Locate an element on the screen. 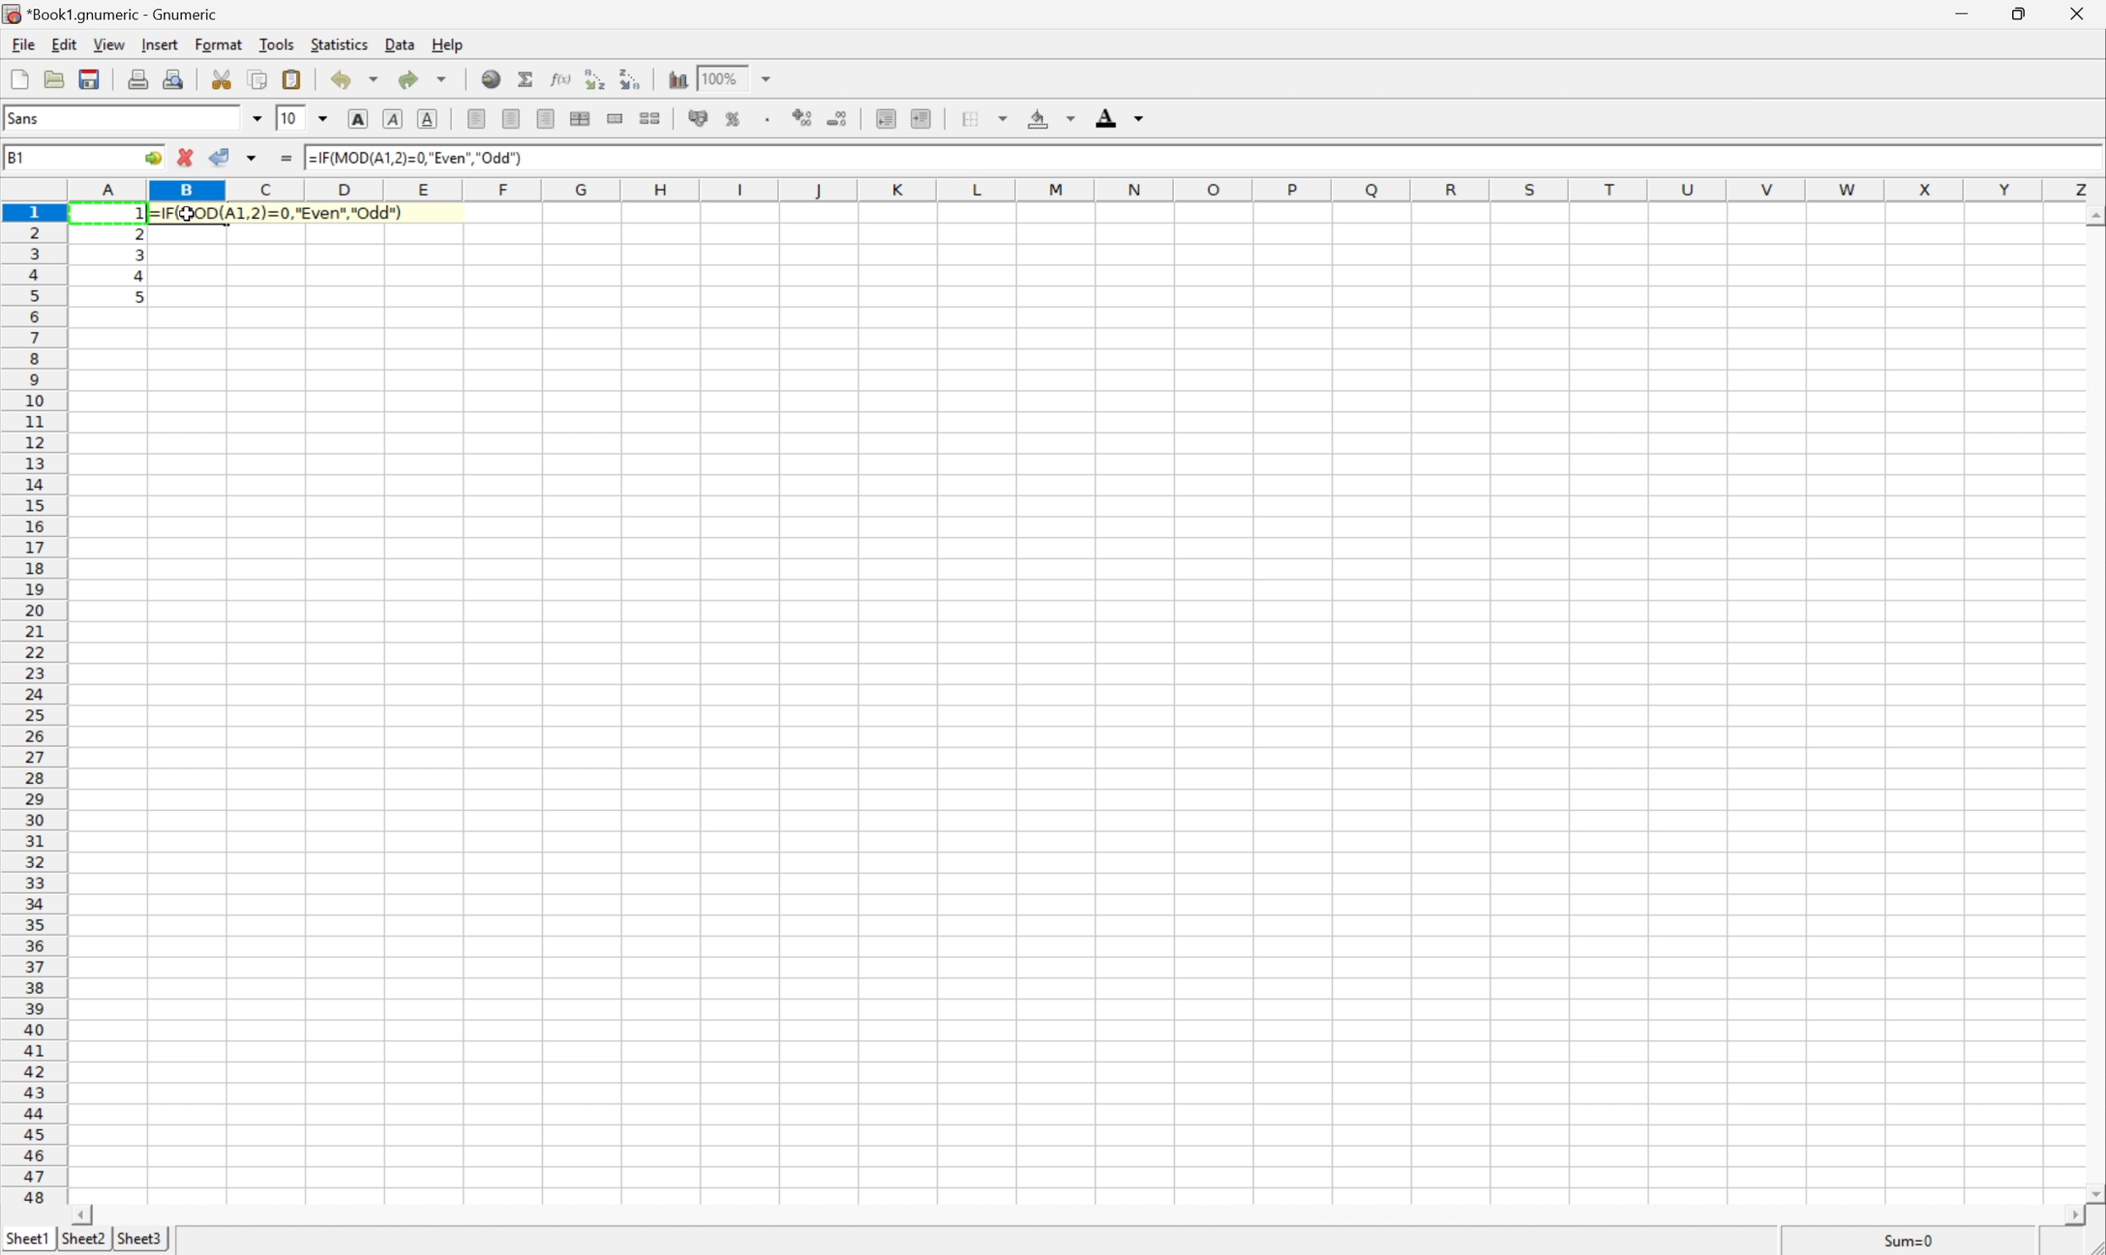 This screenshot has height=1255, width=2106. Statistics is located at coordinates (338, 44).